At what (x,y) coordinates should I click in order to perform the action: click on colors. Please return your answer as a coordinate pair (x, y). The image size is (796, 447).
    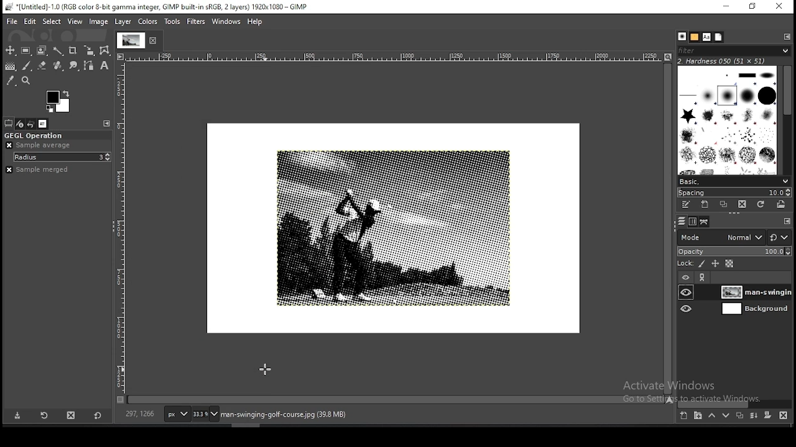
    Looking at the image, I should click on (58, 101).